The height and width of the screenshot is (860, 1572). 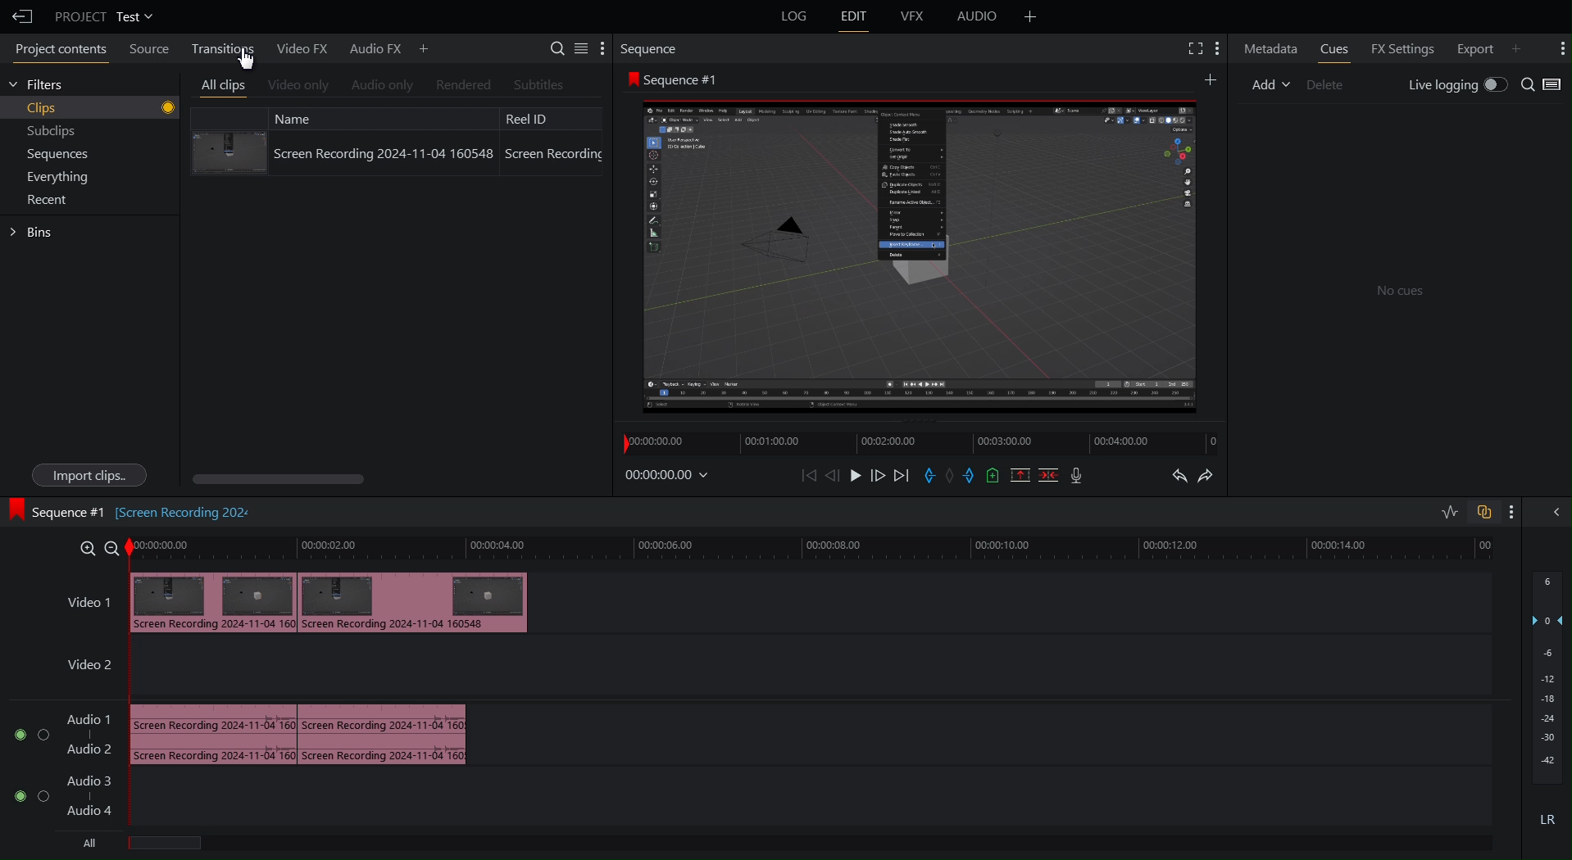 I want to click on Add, so click(x=1519, y=48).